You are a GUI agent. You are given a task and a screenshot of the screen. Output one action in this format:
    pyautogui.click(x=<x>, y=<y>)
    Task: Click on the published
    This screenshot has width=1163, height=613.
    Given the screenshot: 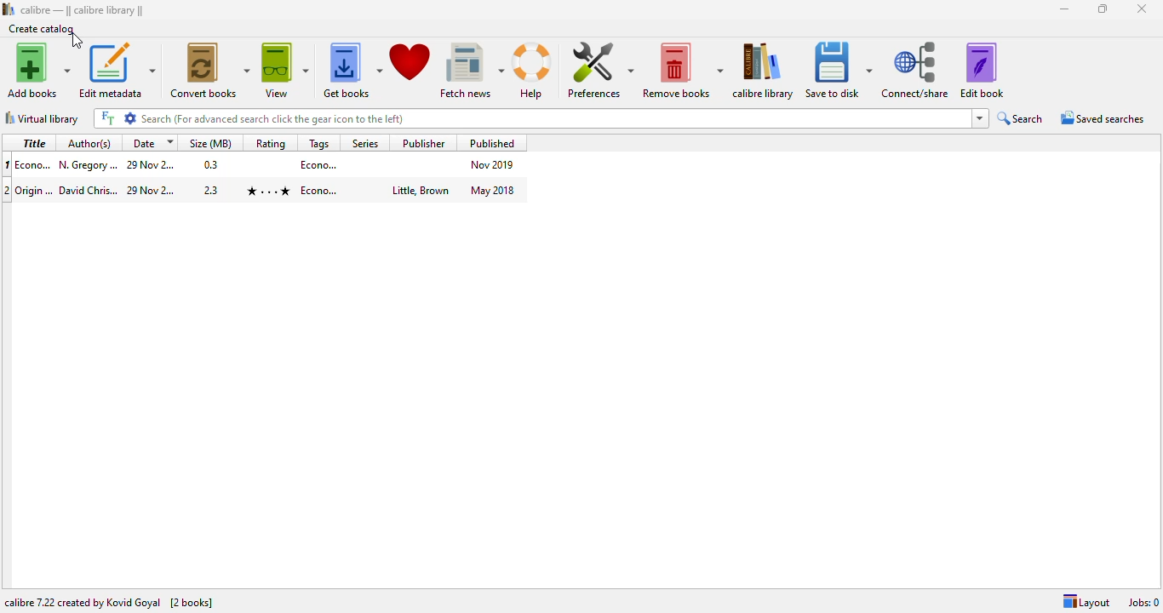 What is the action you would take?
    pyautogui.click(x=493, y=142)
    